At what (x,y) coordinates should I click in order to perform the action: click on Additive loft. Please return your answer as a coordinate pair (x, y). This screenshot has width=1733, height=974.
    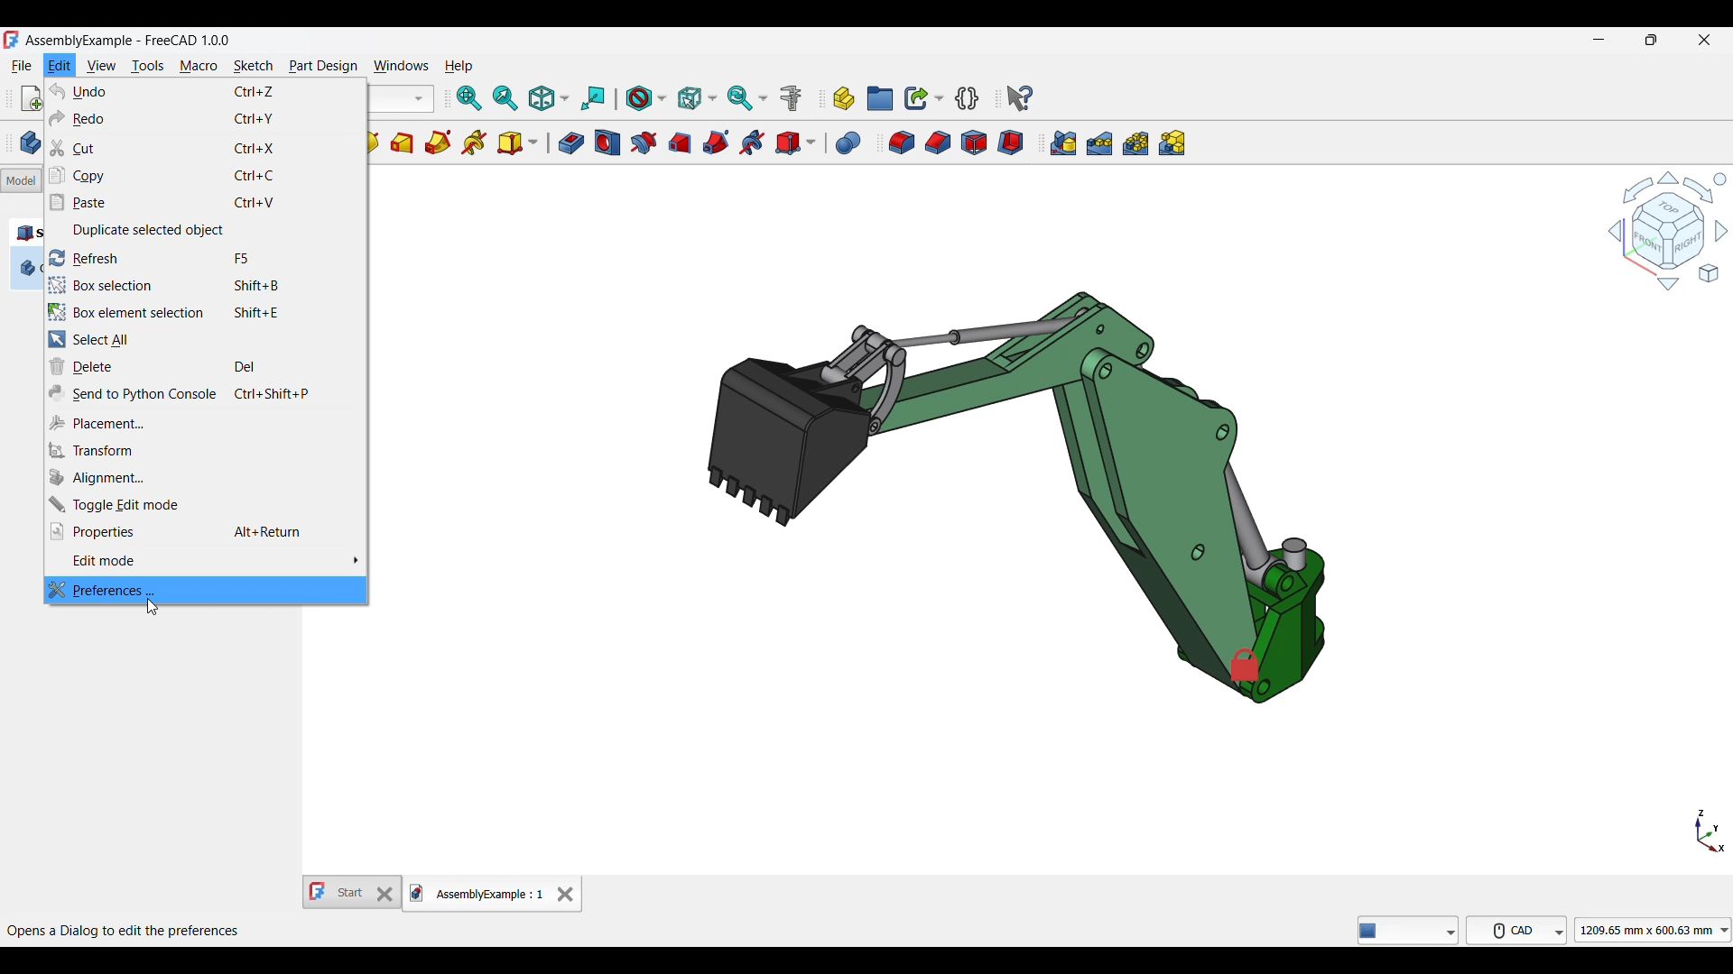
    Looking at the image, I should click on (402, 143).